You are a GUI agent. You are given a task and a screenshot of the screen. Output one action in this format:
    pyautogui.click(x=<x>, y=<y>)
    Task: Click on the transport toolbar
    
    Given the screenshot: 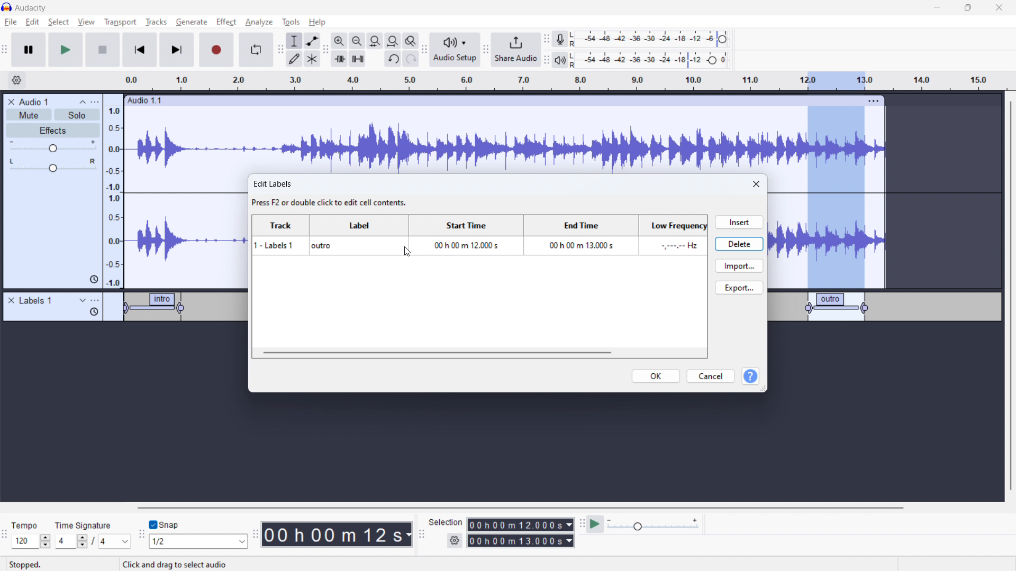 What is the action you would take?
    pyautogui.click(x=5, y=51)
    